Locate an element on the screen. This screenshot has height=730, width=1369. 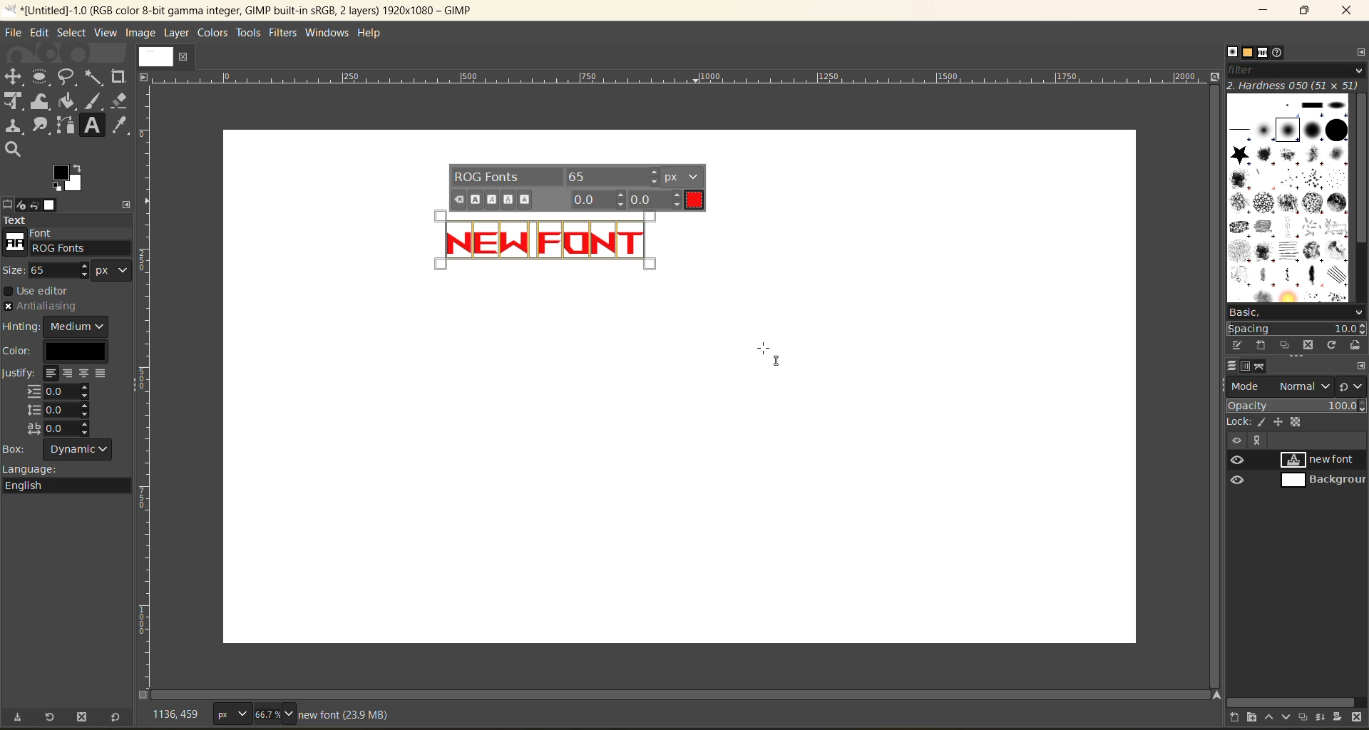
vertical scroll bar is located at coordinates (1213, 386).